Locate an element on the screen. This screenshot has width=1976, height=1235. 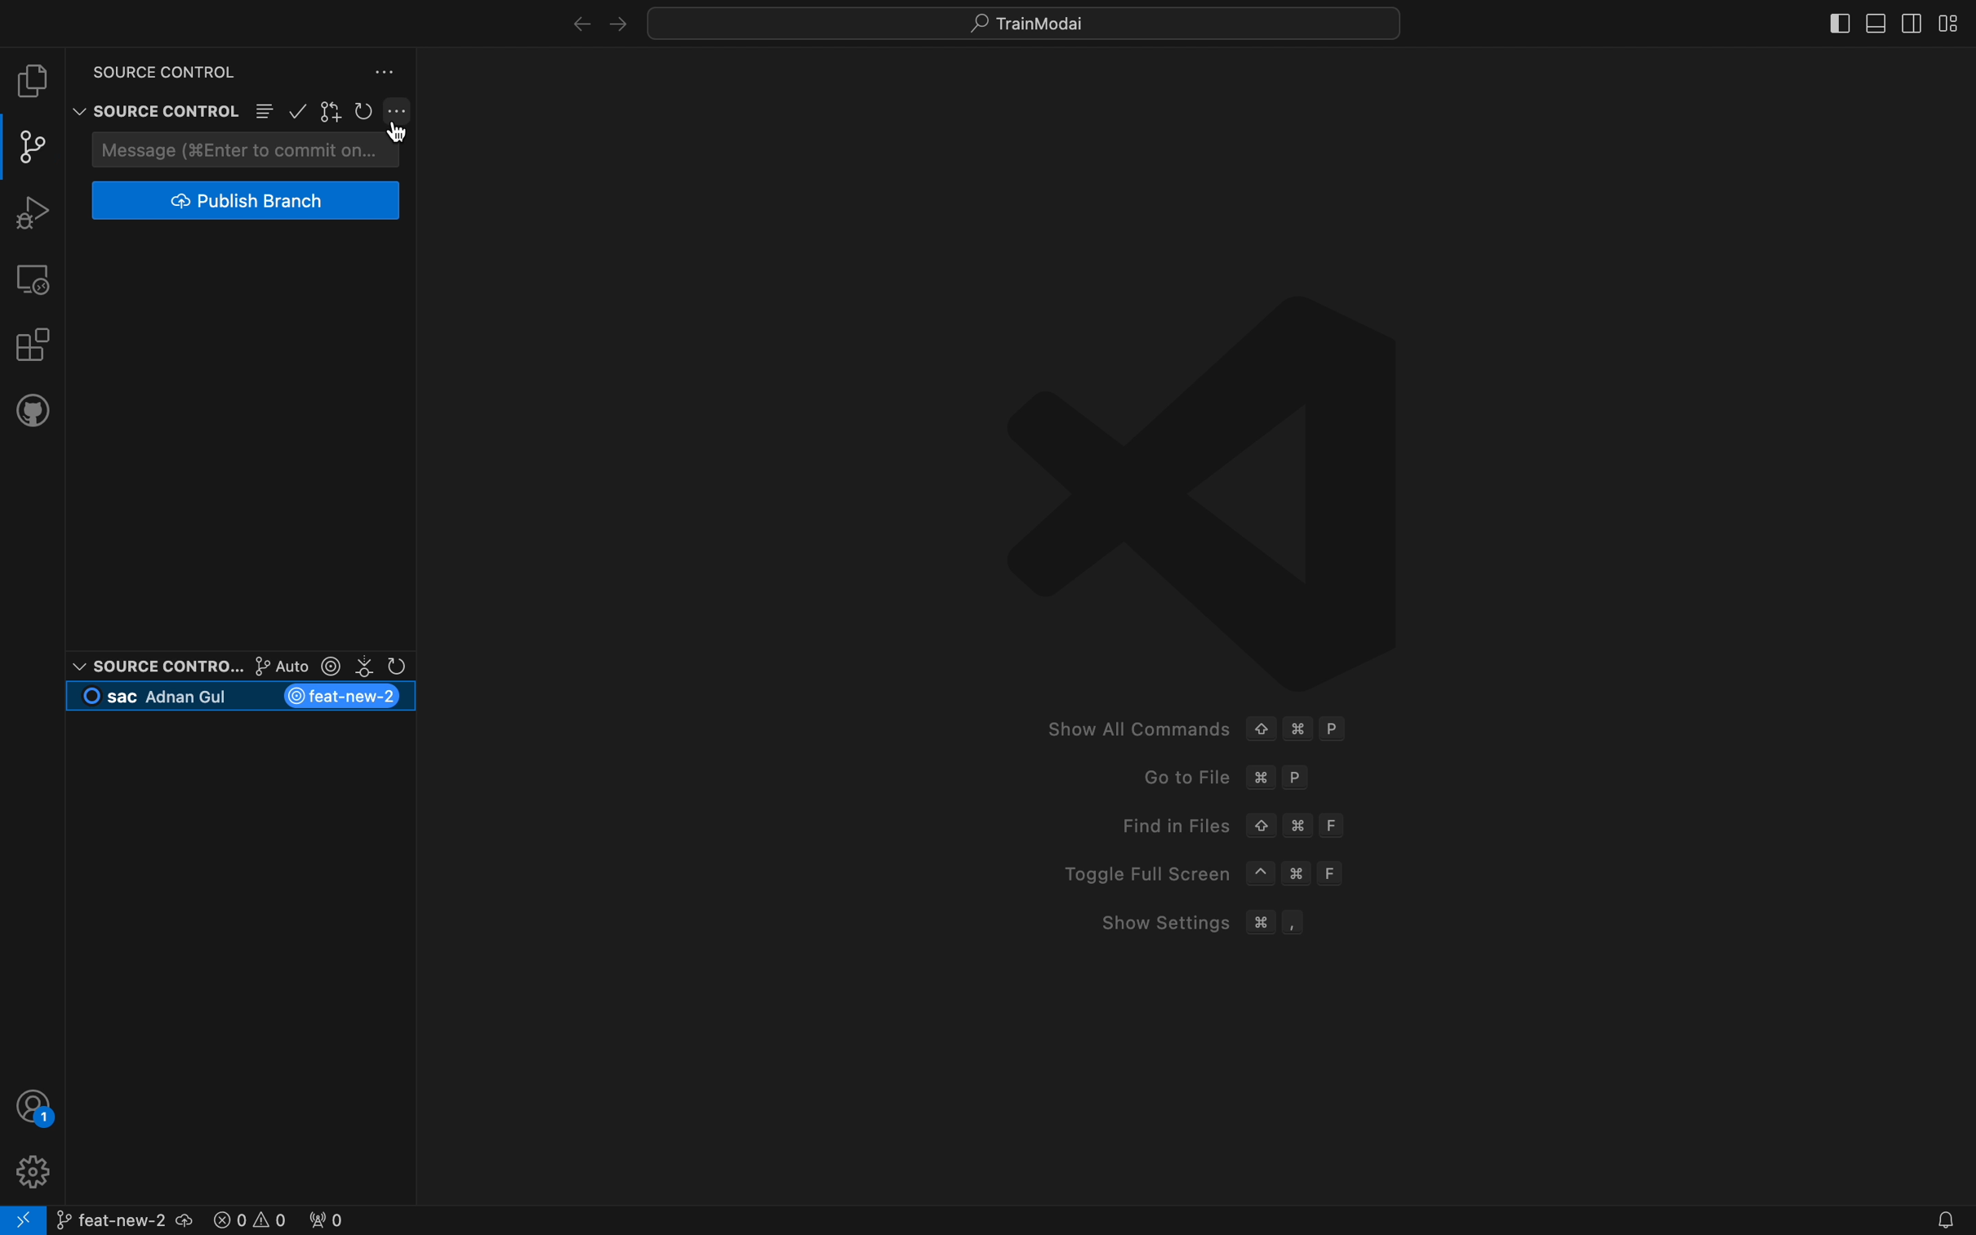
profile is located at coordinates (30, 1170).